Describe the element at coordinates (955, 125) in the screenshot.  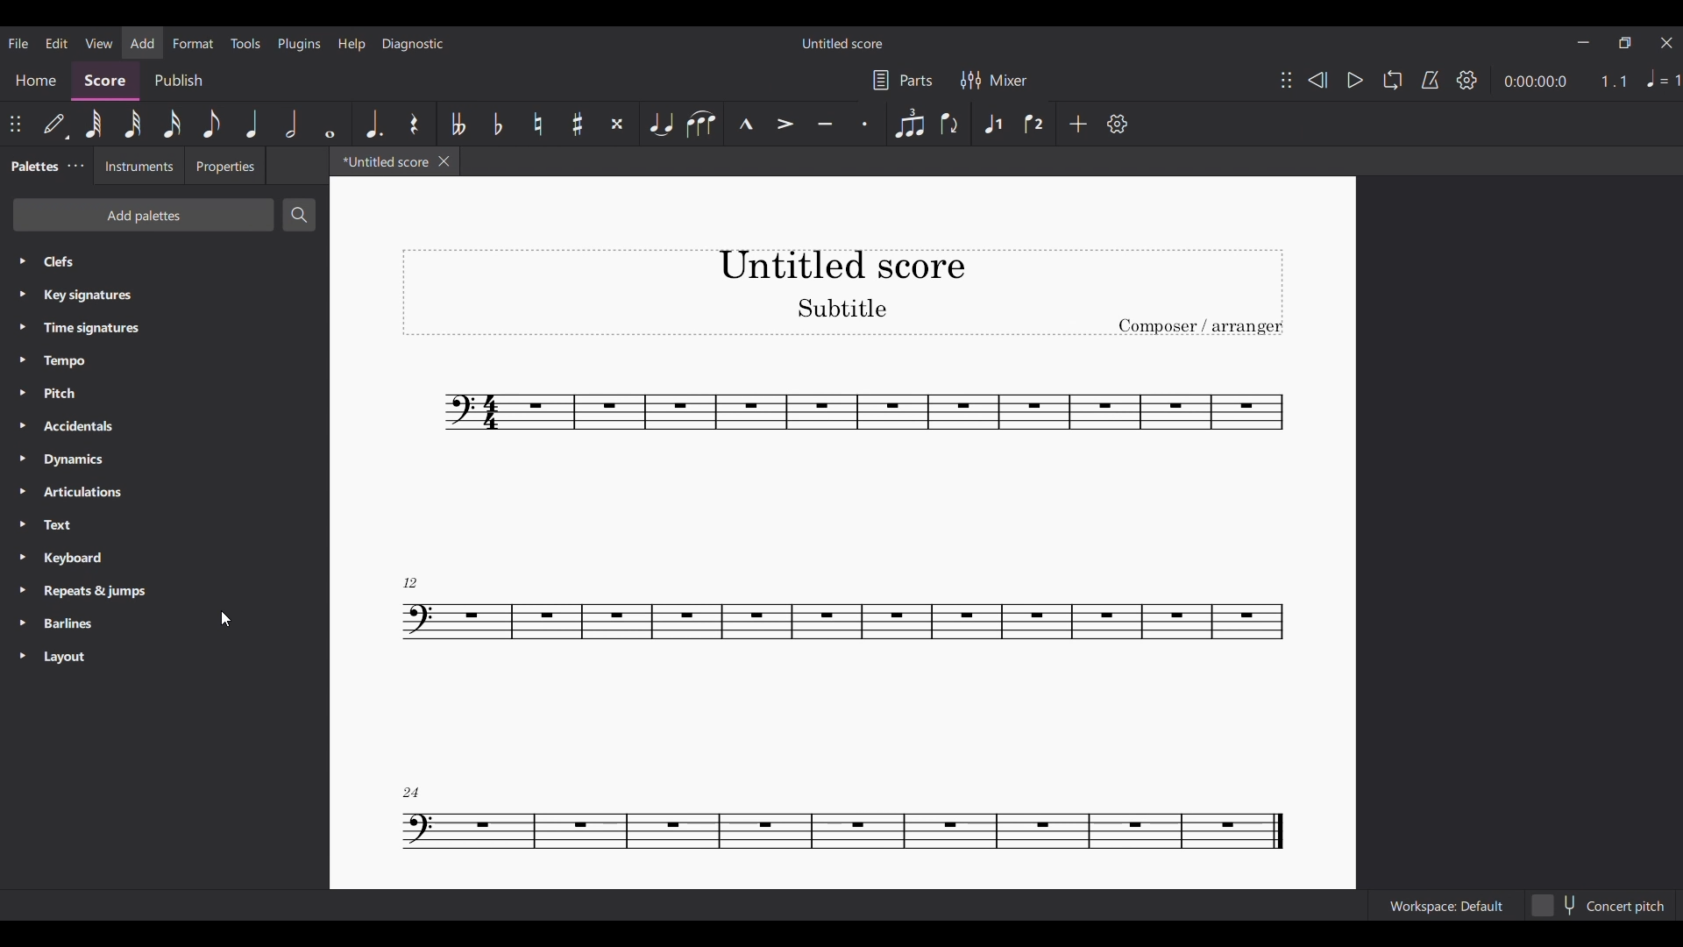
I see `Eighth note` at that location.